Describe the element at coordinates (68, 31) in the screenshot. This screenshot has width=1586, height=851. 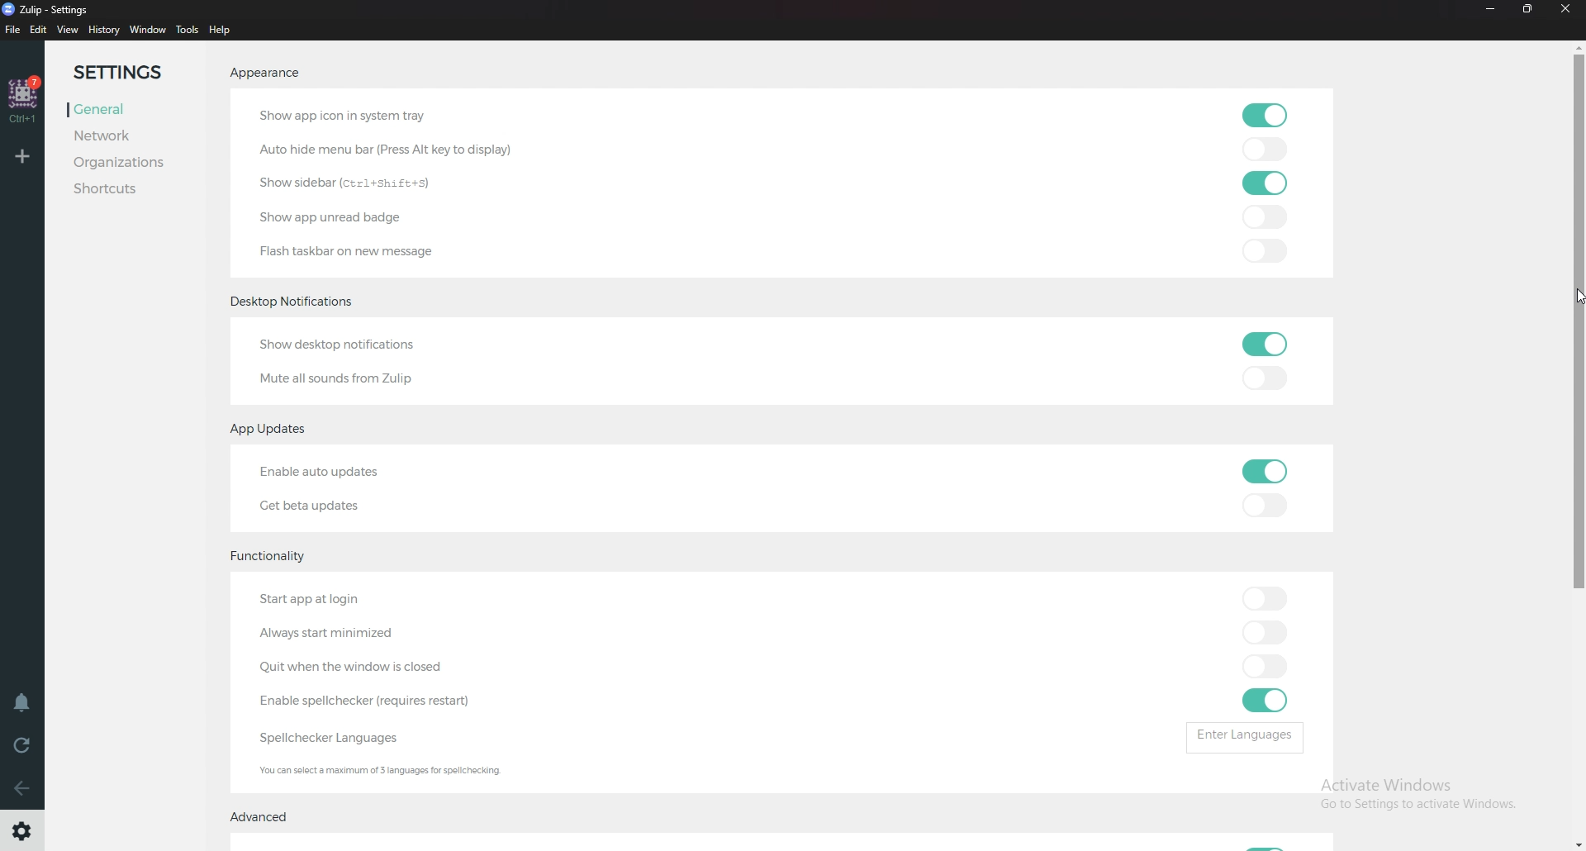
I see `view` at that location.